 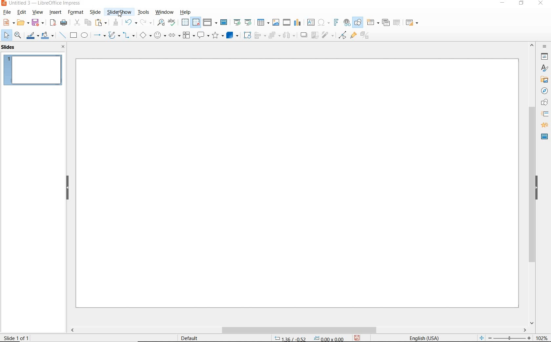 What do you see at coordinates (174, 34) in the screenshot?
I see `BLOCK ARROWS` at bounding box center [174, 34].